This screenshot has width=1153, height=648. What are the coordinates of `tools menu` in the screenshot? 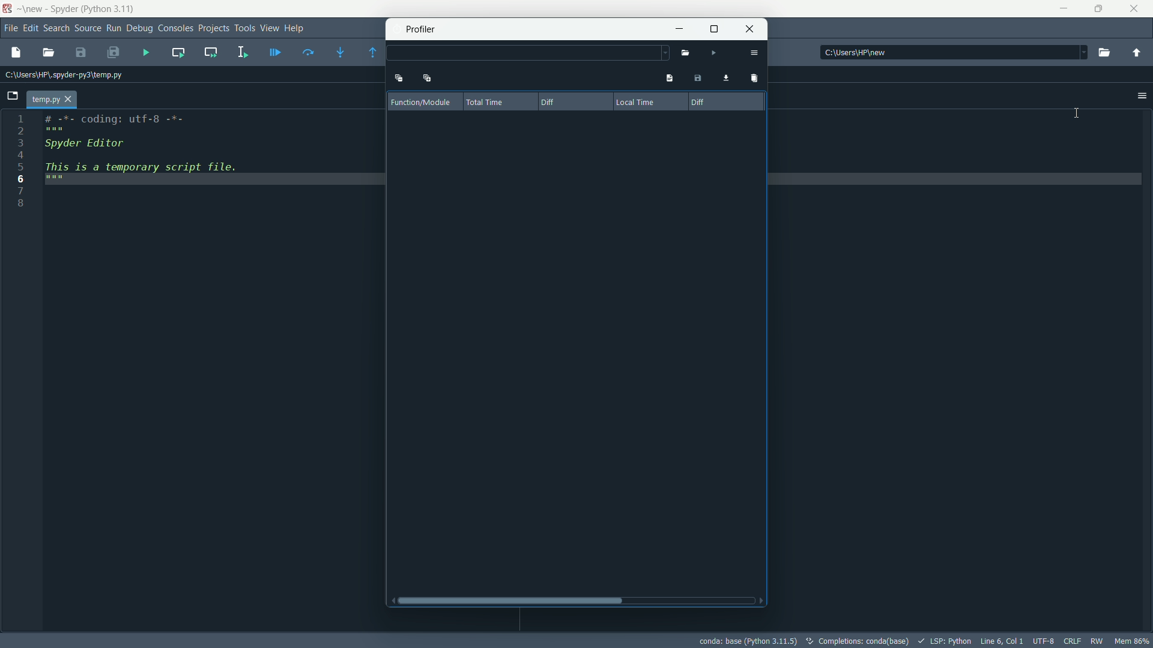 It's located at (244, 28).